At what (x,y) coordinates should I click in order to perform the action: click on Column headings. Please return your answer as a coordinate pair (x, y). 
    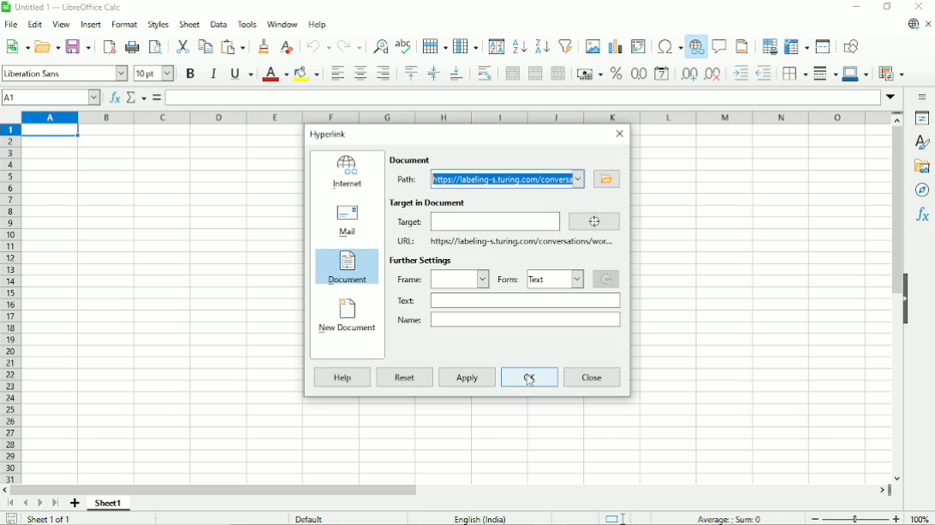
    Looking at the image, I should click on (455, 117).